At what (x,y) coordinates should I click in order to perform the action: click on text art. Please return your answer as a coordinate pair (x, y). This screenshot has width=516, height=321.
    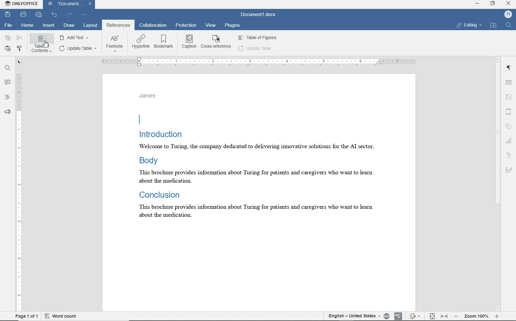
    Looking at the image, I should click on (508, 154).